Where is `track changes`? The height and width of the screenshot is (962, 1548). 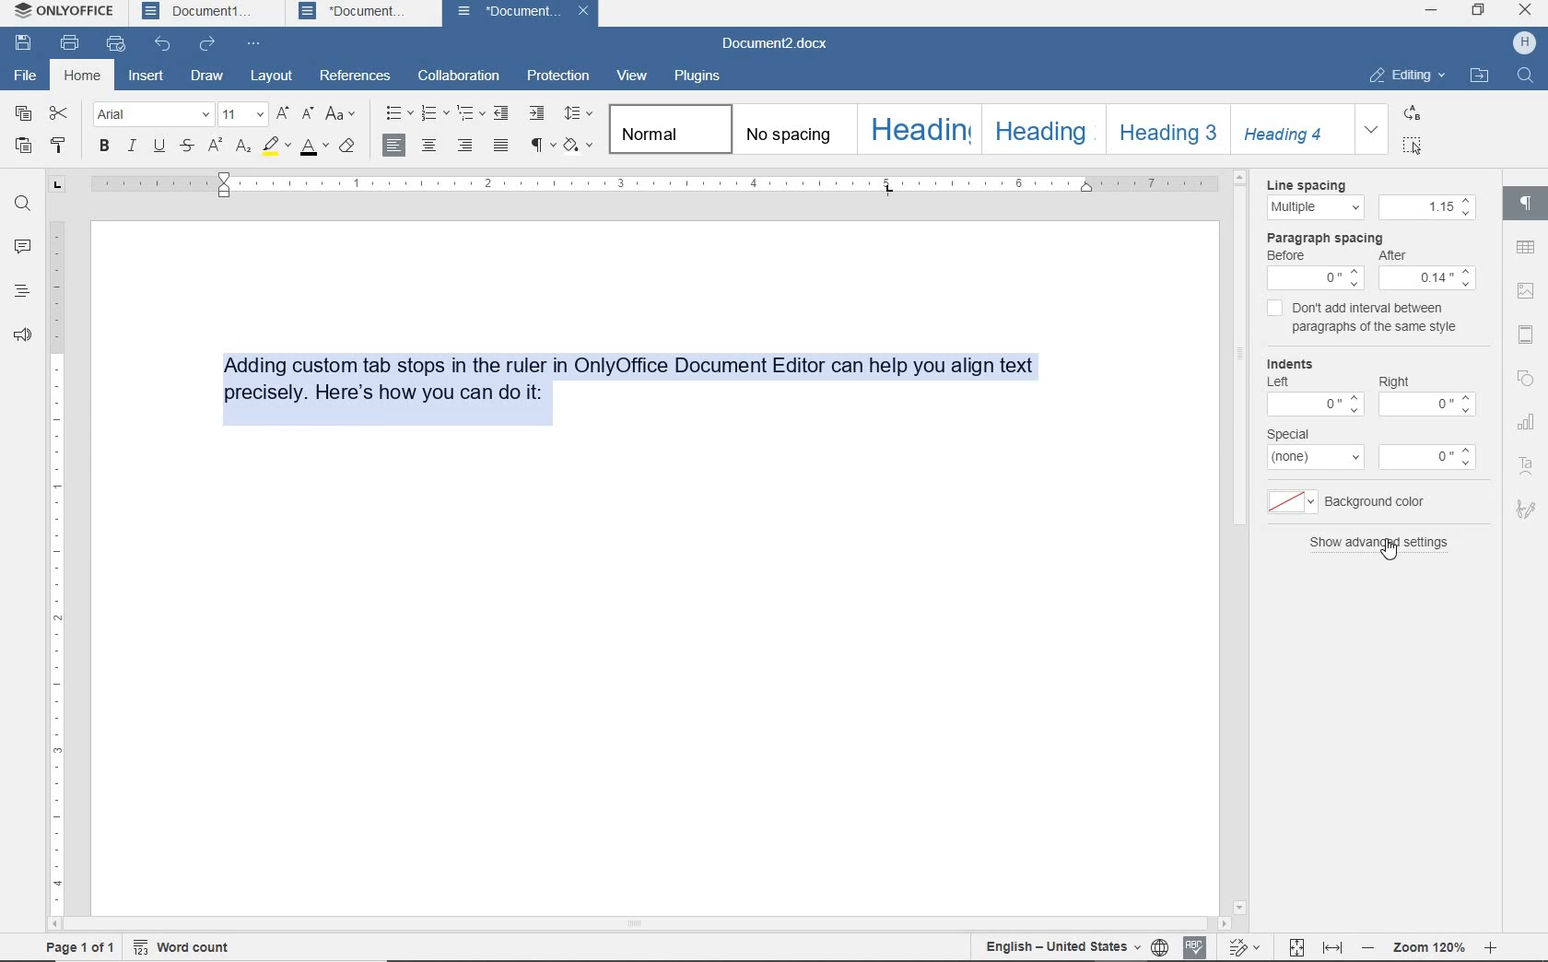 track changes is located at coordinates (1059, 947).